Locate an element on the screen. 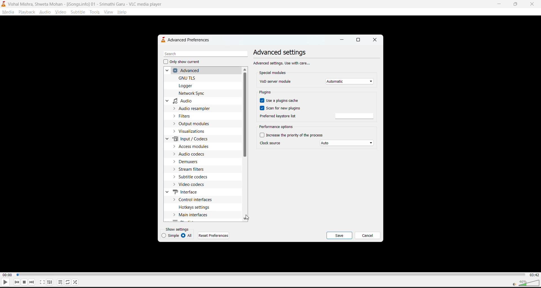  close is located at coordinates (532, 5).